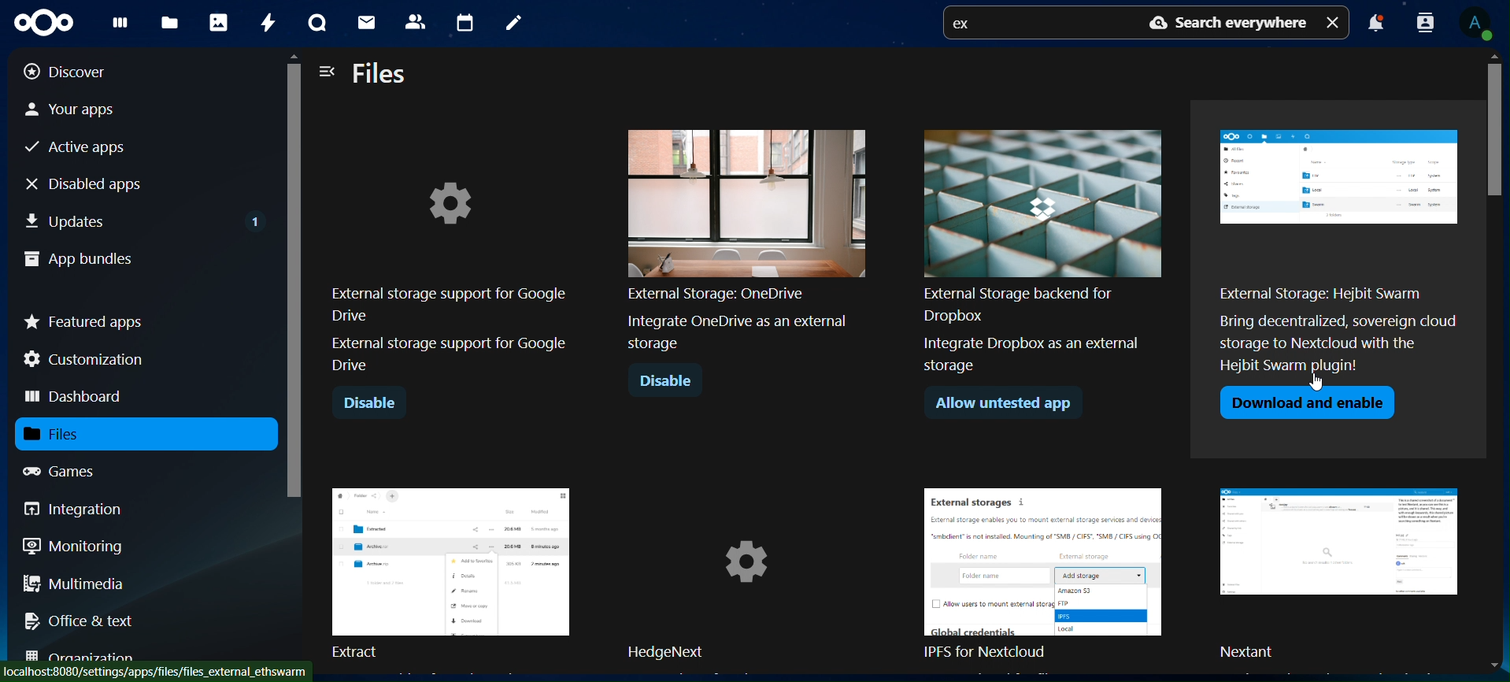  What do you see at coordinates (1501, 359) in the screenshot?
I see `scrollbar` at bounding box center [1501, 359].